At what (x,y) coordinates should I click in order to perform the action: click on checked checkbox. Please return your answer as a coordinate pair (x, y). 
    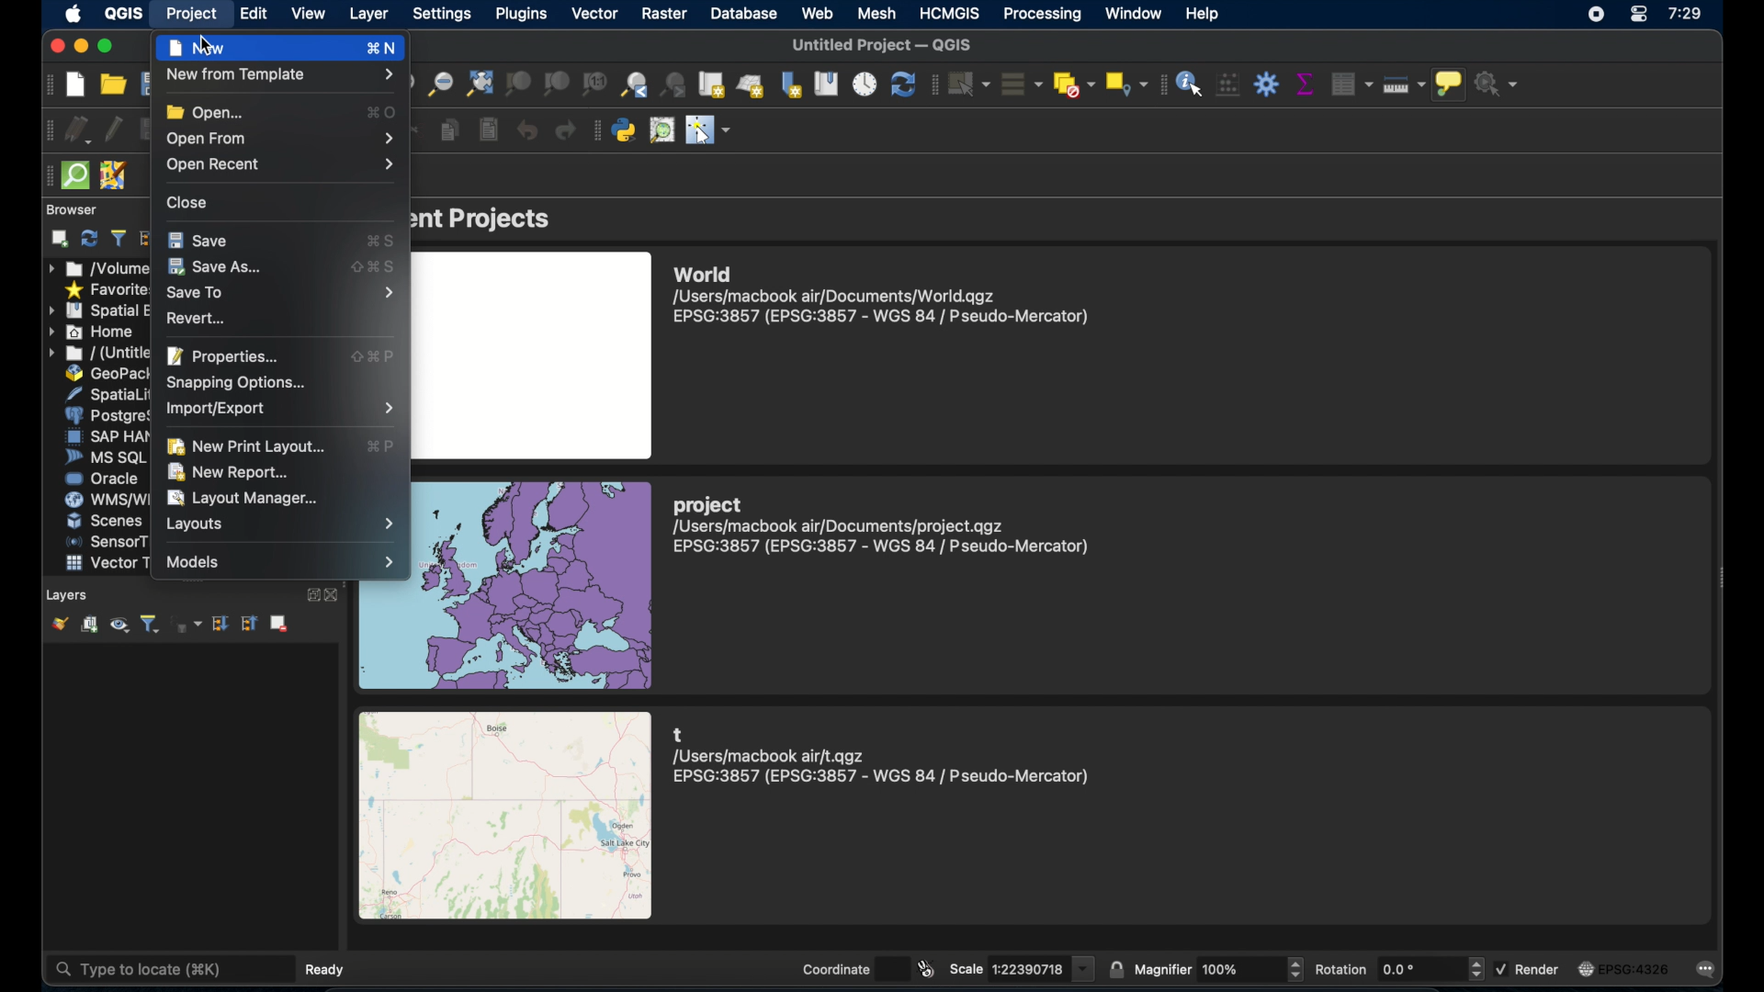
    Looking at the image, I should click on (1501, 968).